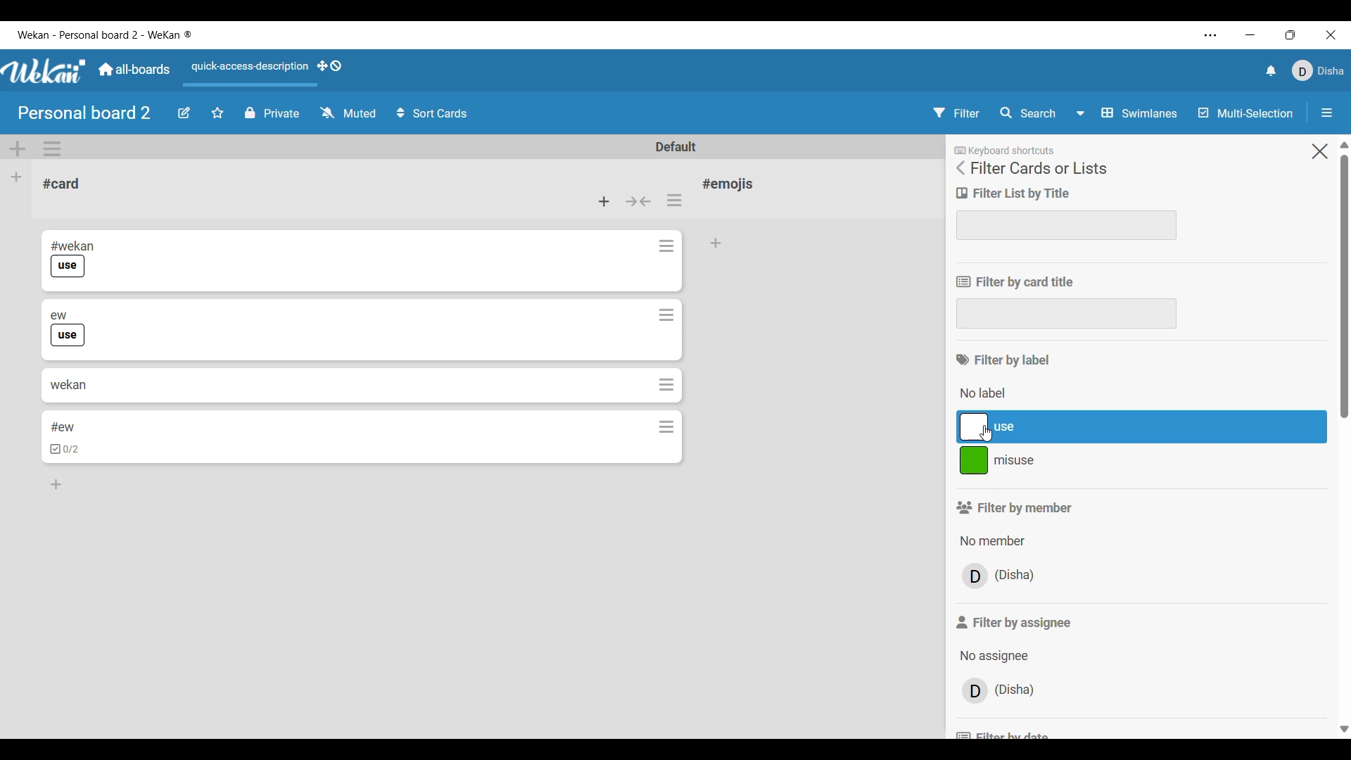 The width and height of the screenshot is (1351, 760). I want to click on Card actions for respective card, so click(666, 316).